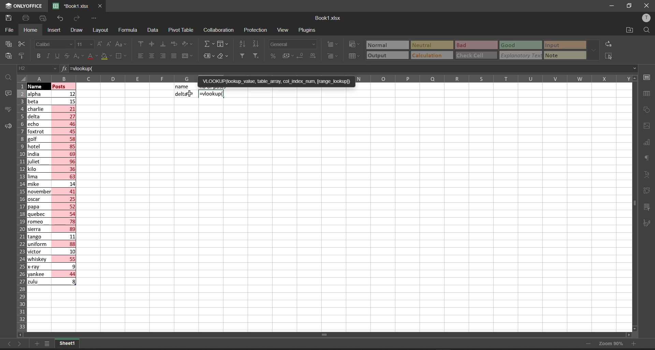  Describe the element at coordinates (382, 45) in the screenshot. I see `Normal` at that location.